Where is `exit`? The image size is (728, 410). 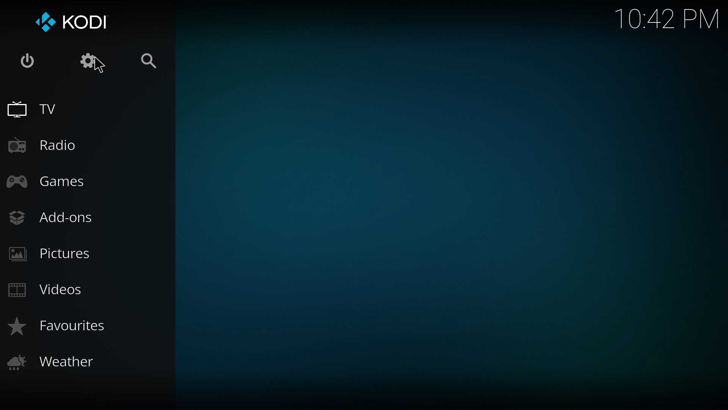
exit is located at coordinates (27, 60).